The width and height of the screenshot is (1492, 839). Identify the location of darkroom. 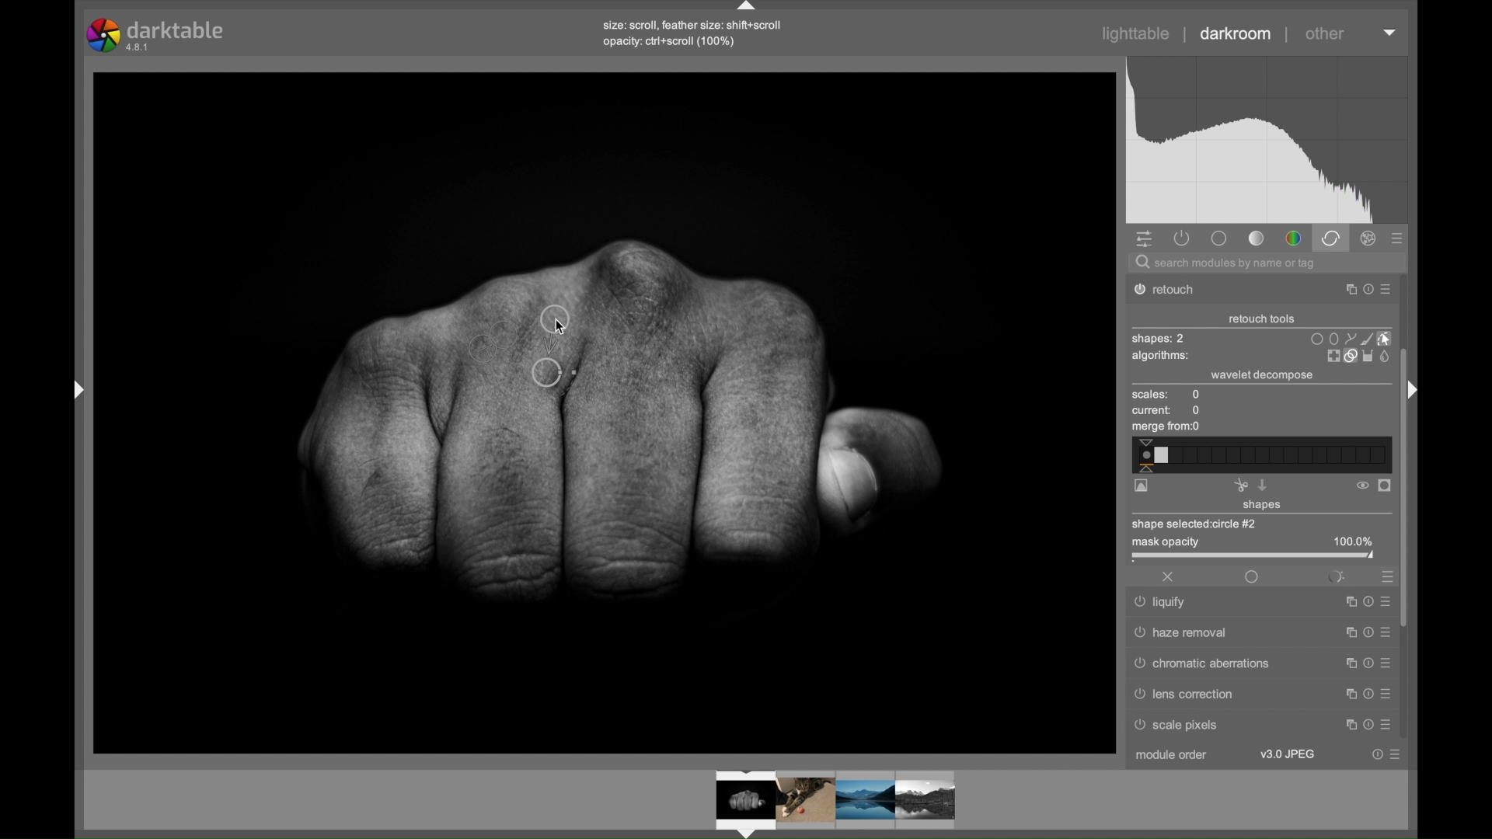
(1236, 34).